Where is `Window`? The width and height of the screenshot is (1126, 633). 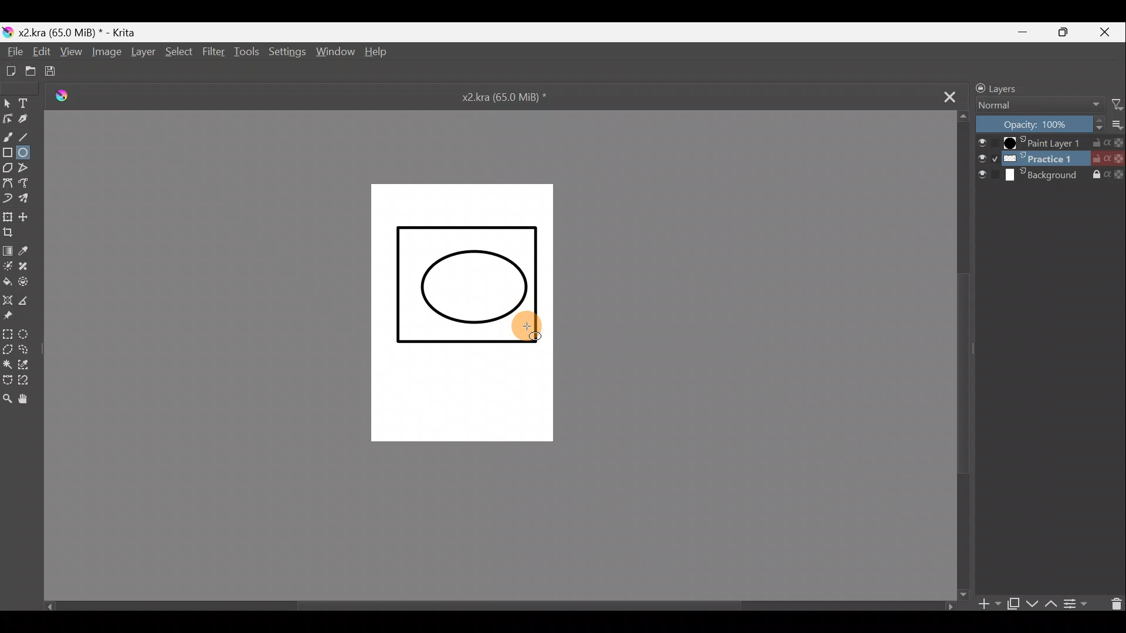
Window is located at coordinates (338, 53).